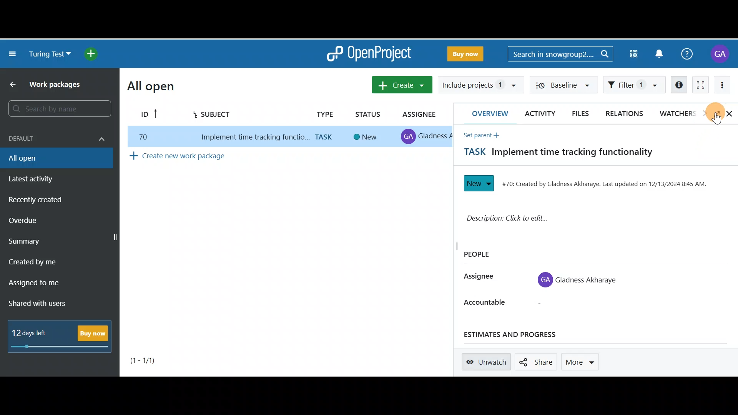  What do you see at coordinates (482, 277) in the screenshot?
I see `Assignee` at bounding box center [482, 277].